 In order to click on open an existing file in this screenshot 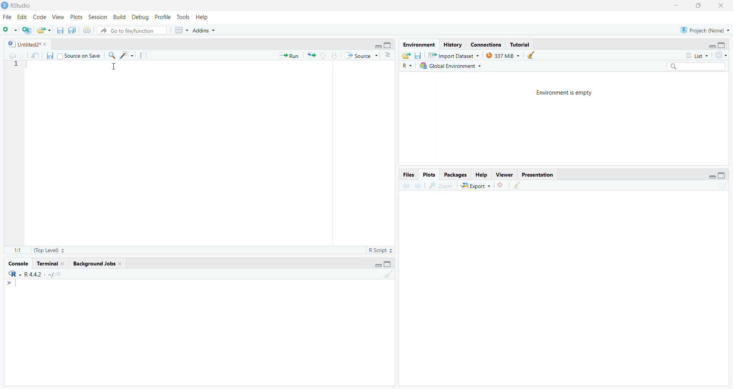, I will do `click(44, 30)`.